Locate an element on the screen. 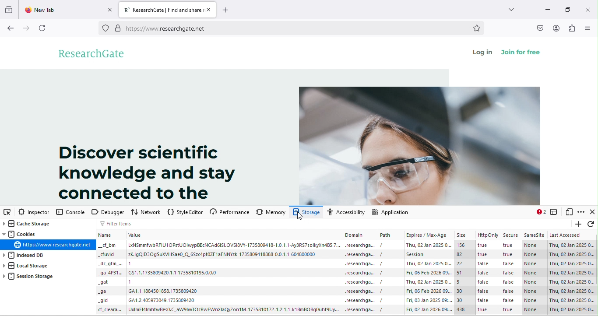 The height and width of the screenshot is (316, 598). close is located at coordinates (589, 7).